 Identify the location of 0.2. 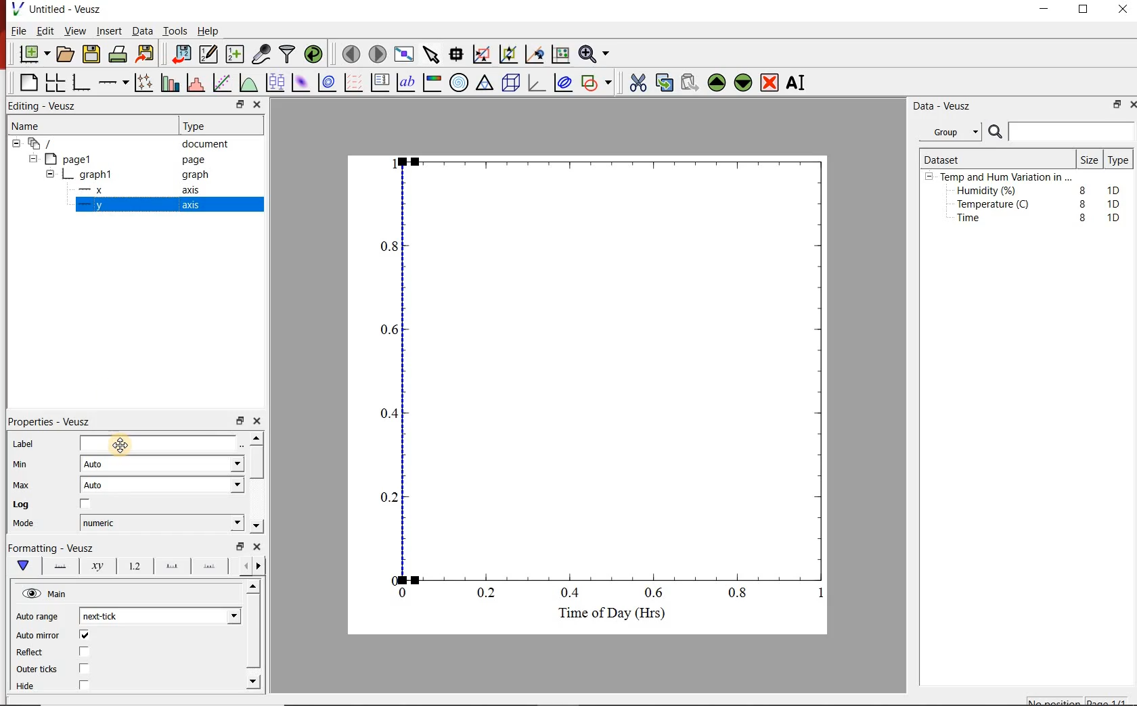
(489, 594).